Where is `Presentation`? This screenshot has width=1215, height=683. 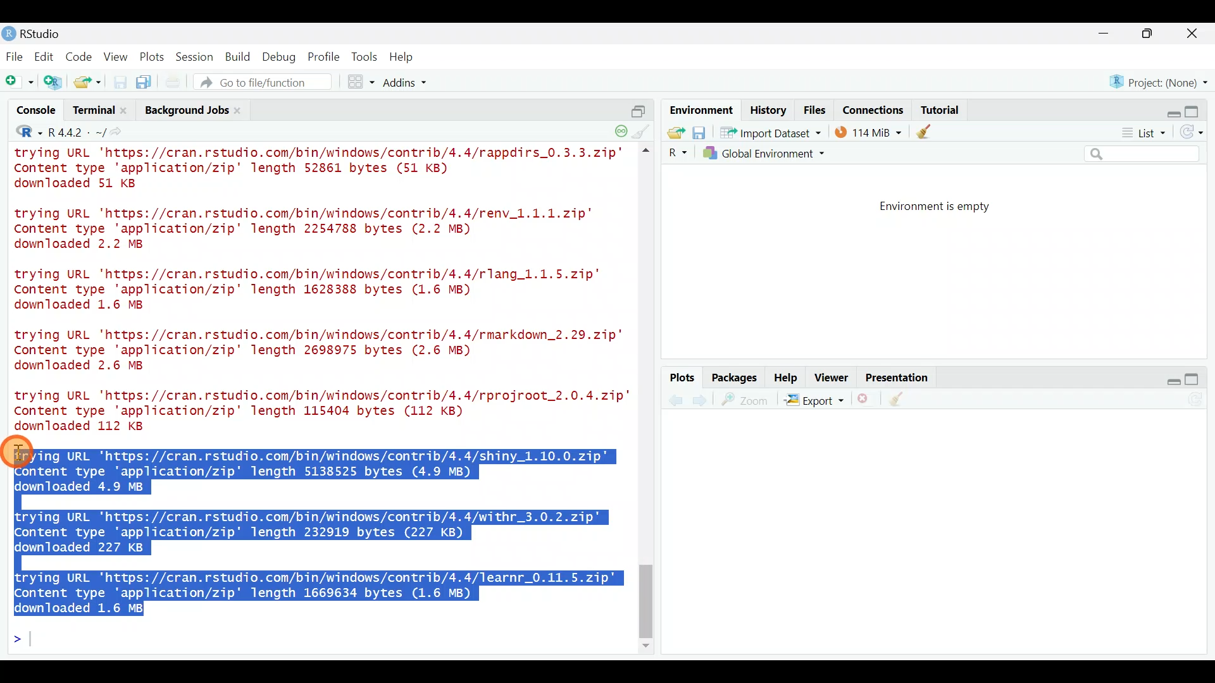
Presentation is located at coordinates (899, 378).